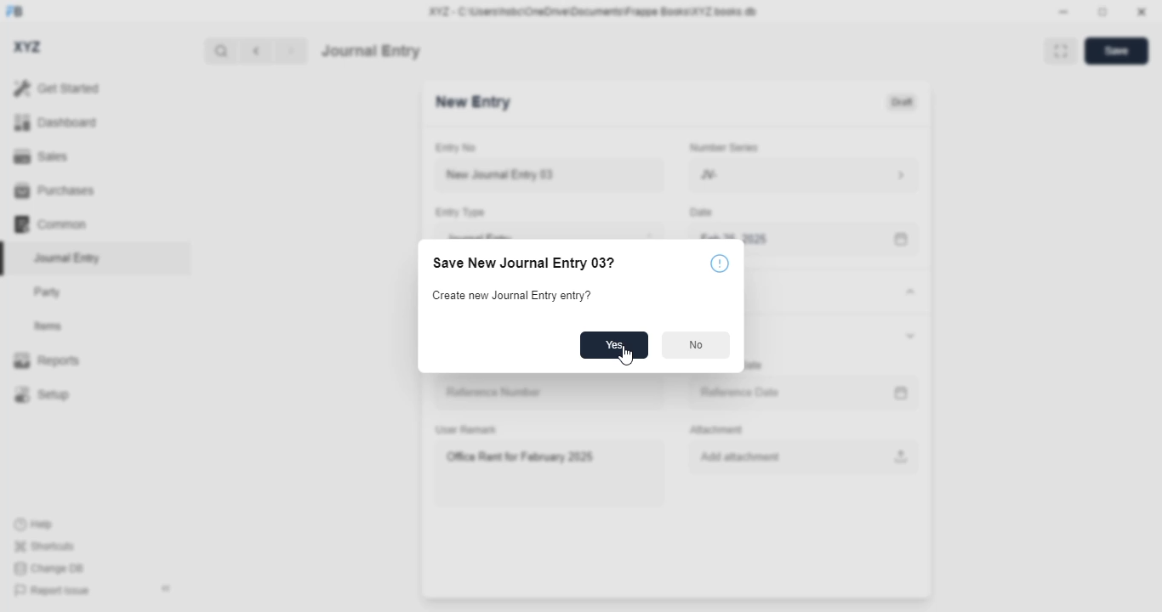  I want to click on cursor, so click(626, 356).